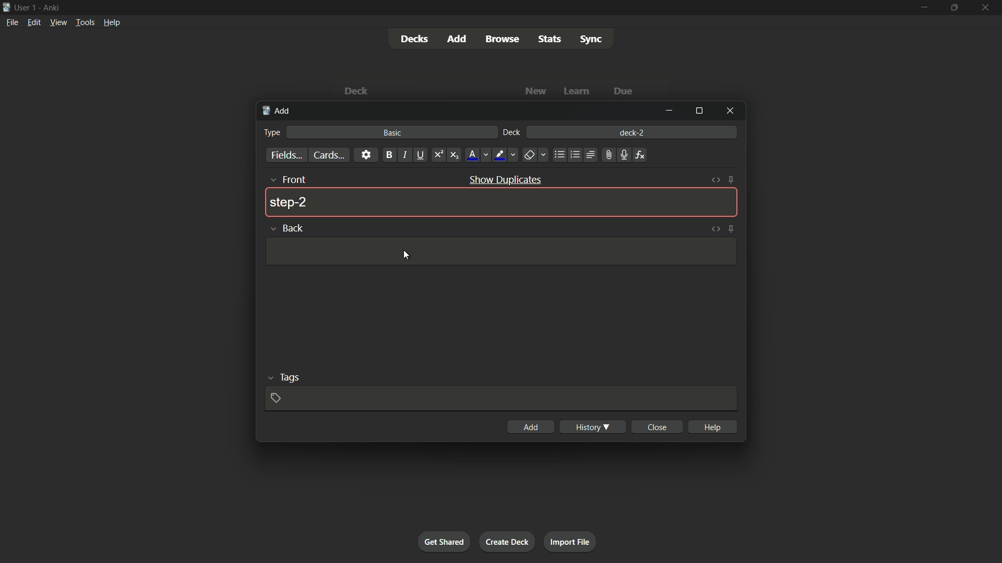 Image resolution: width=1002 pixels, height=563 pixels. What do you see at coordinates (278, 398) in the screenshot?
I see `add tag` at bounding box center [278, 398].